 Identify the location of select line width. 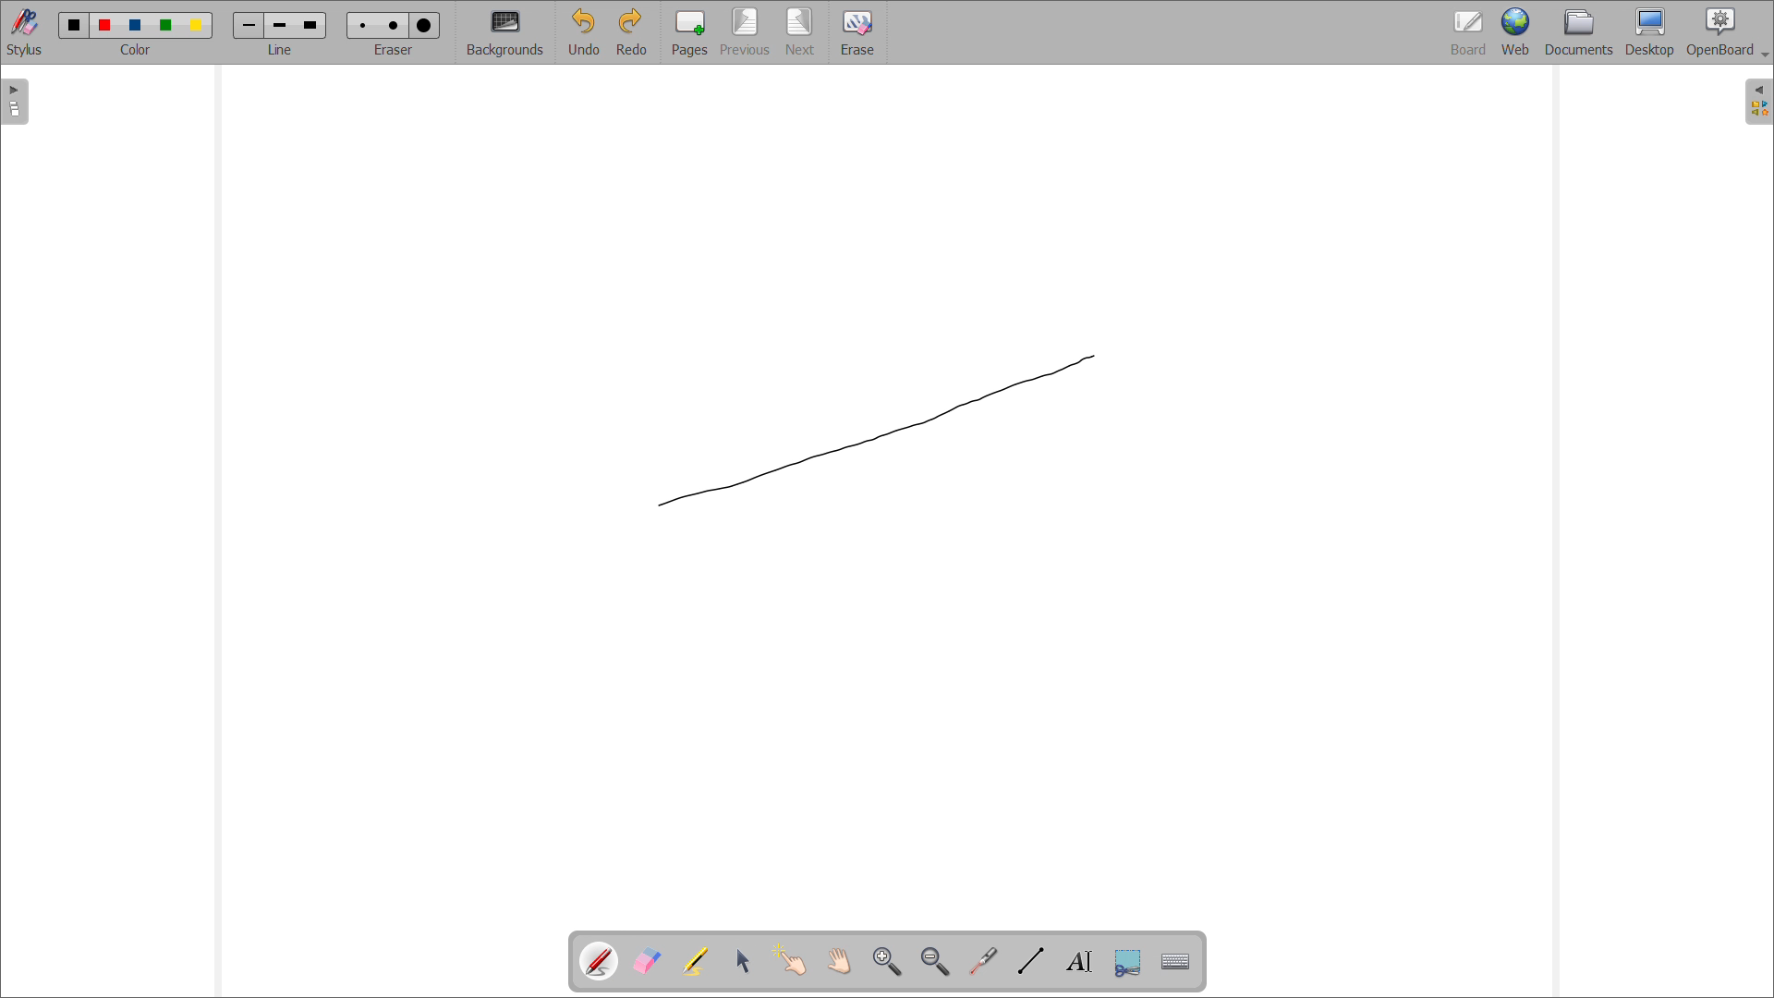
(280, 51).